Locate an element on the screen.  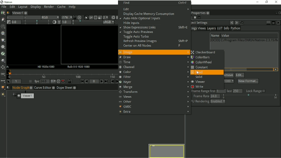
Colorbars is located at coordinates (202, 57).